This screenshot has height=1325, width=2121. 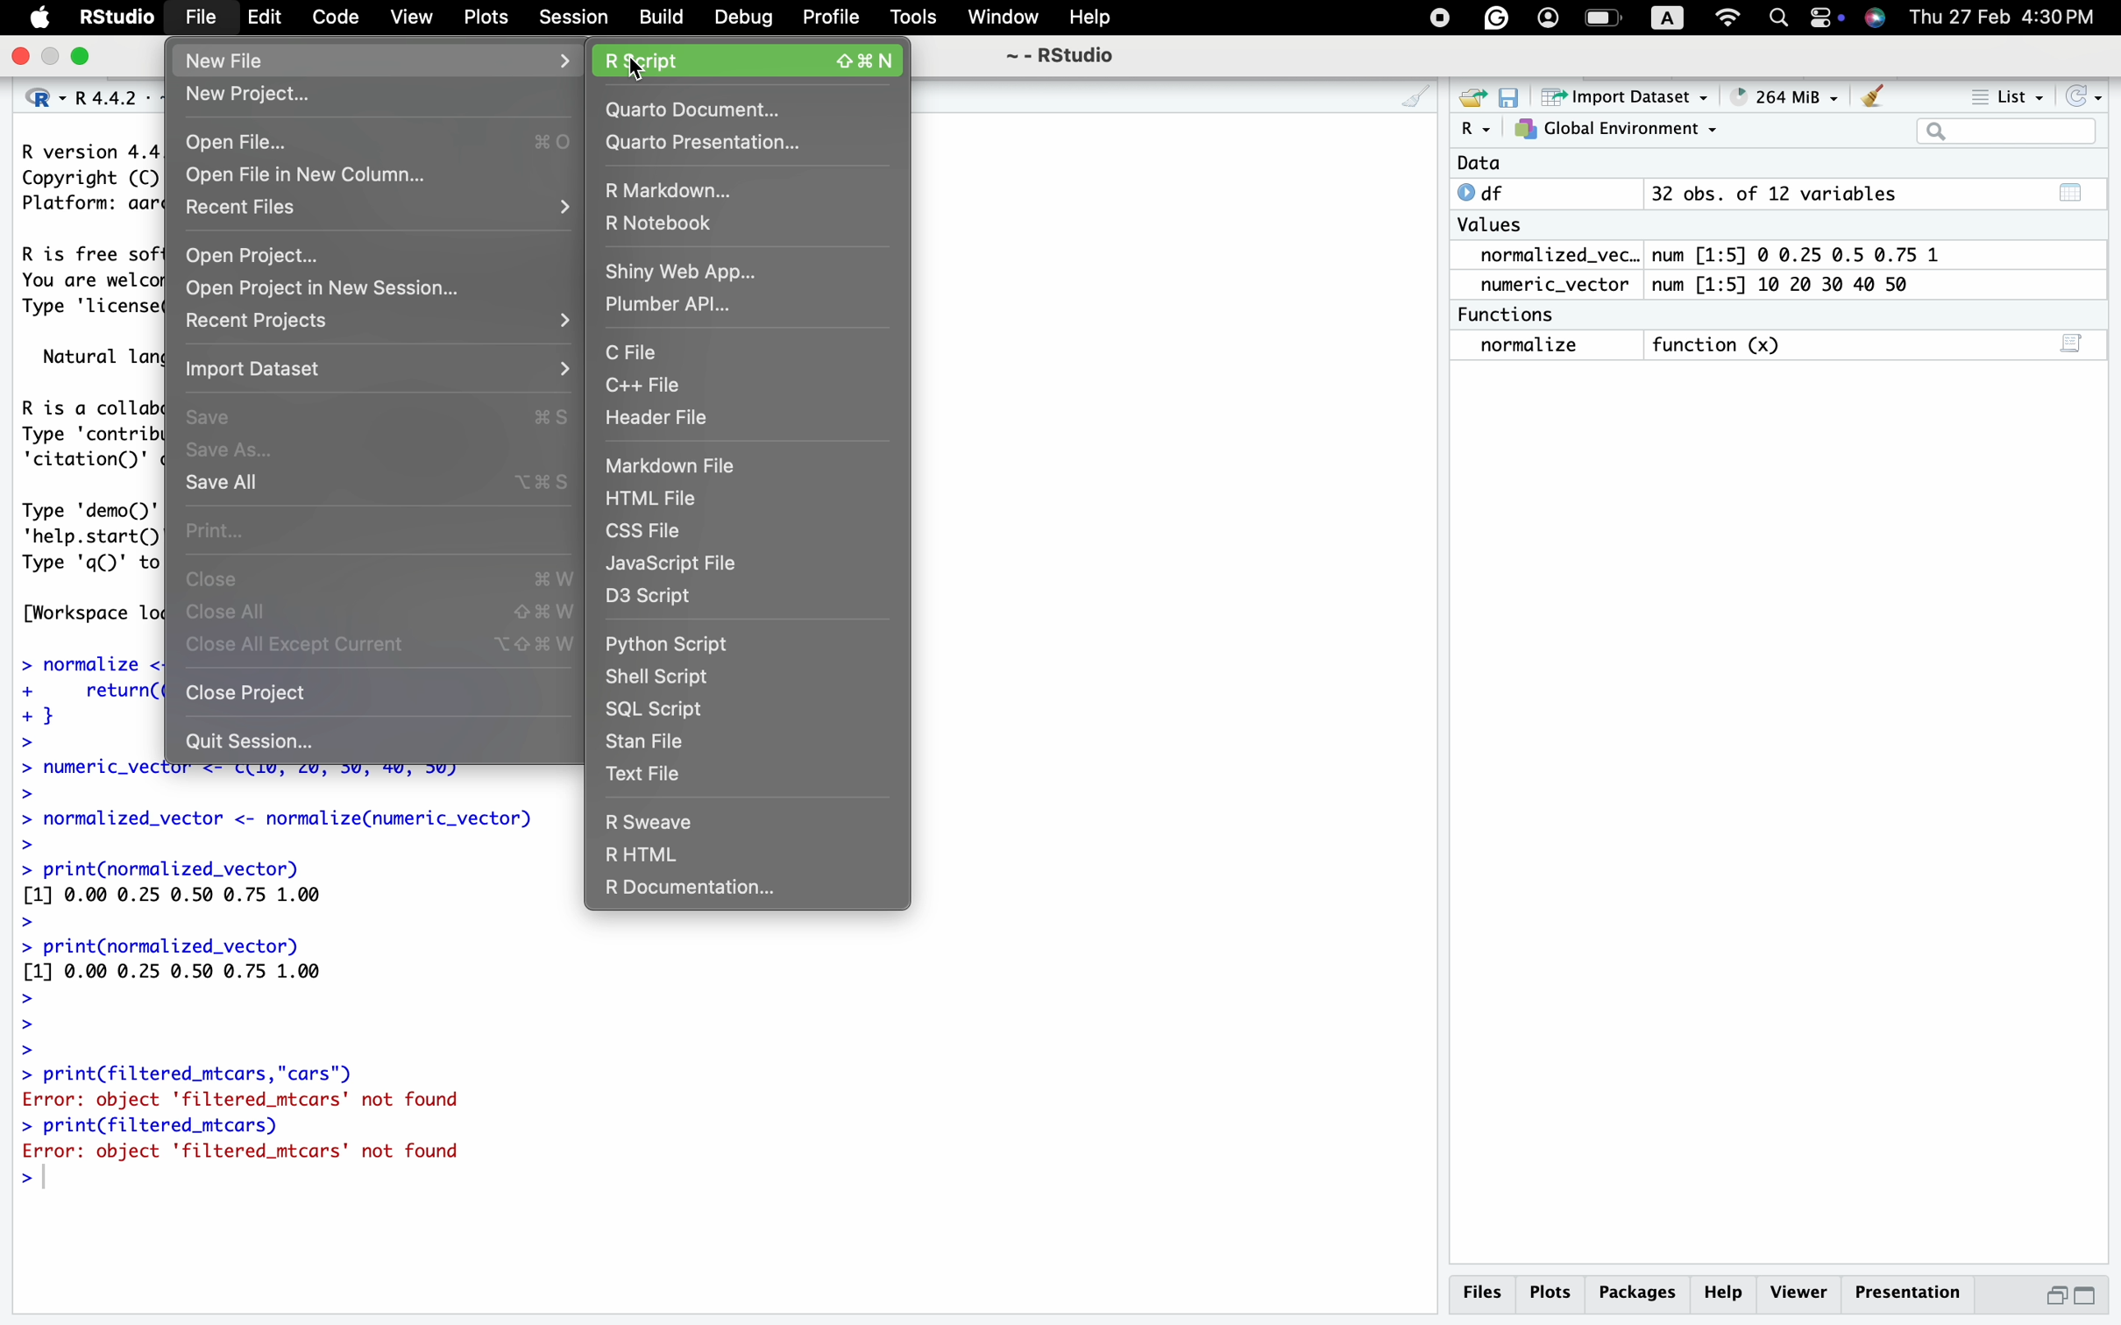 What do you see at coordinates (736, 192) in the screenshot?
I see `r markdown` at bounding box center [736, 192].